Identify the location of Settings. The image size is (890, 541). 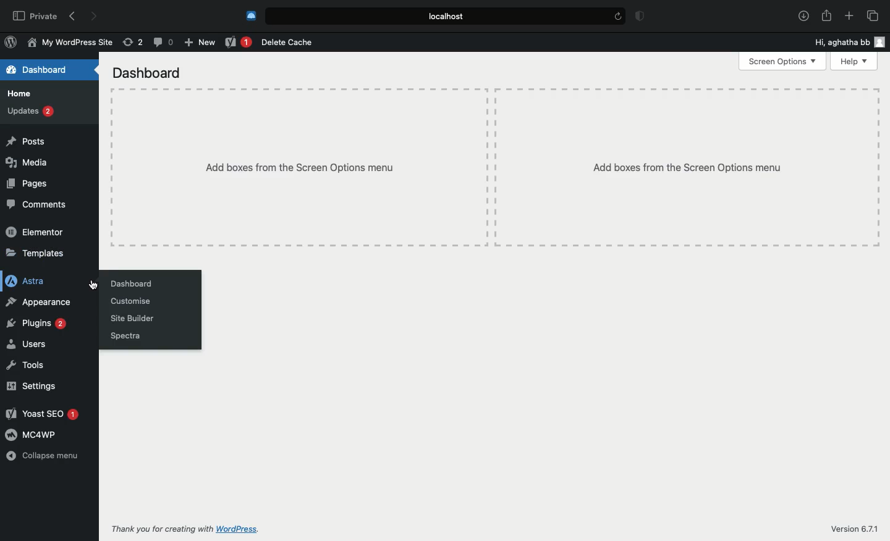
(32, 387).